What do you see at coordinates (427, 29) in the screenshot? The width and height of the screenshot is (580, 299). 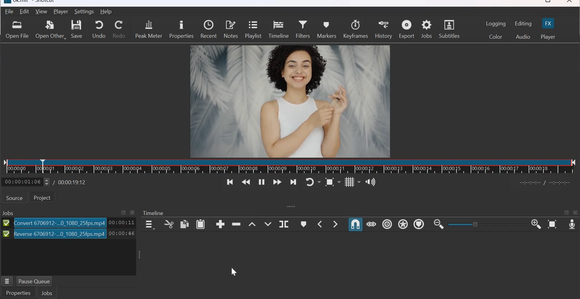 I see `Jobs` at bounding box center [427, 29].